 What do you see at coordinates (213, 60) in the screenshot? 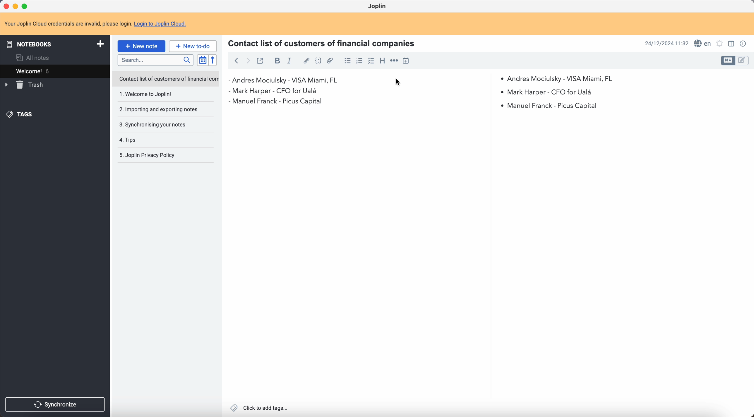
I see `reverse sort order` at bounding box center [213, 60].